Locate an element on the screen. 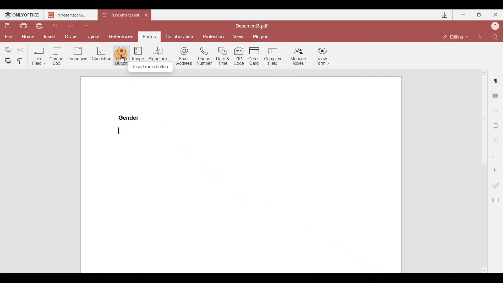  Dropdown is located at coordinates (77, 56).